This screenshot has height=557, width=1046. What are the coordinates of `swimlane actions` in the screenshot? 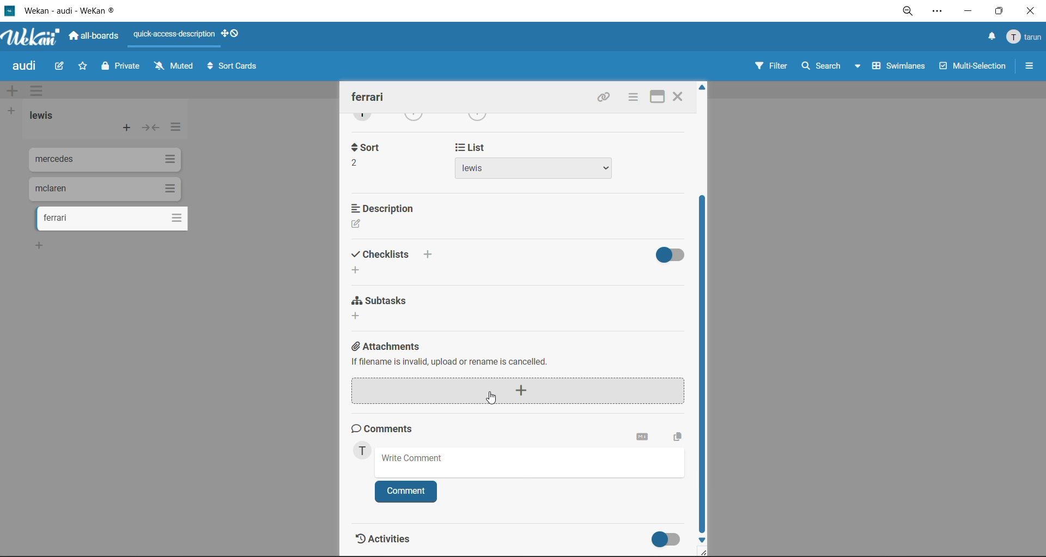 It's located at (35, 89).